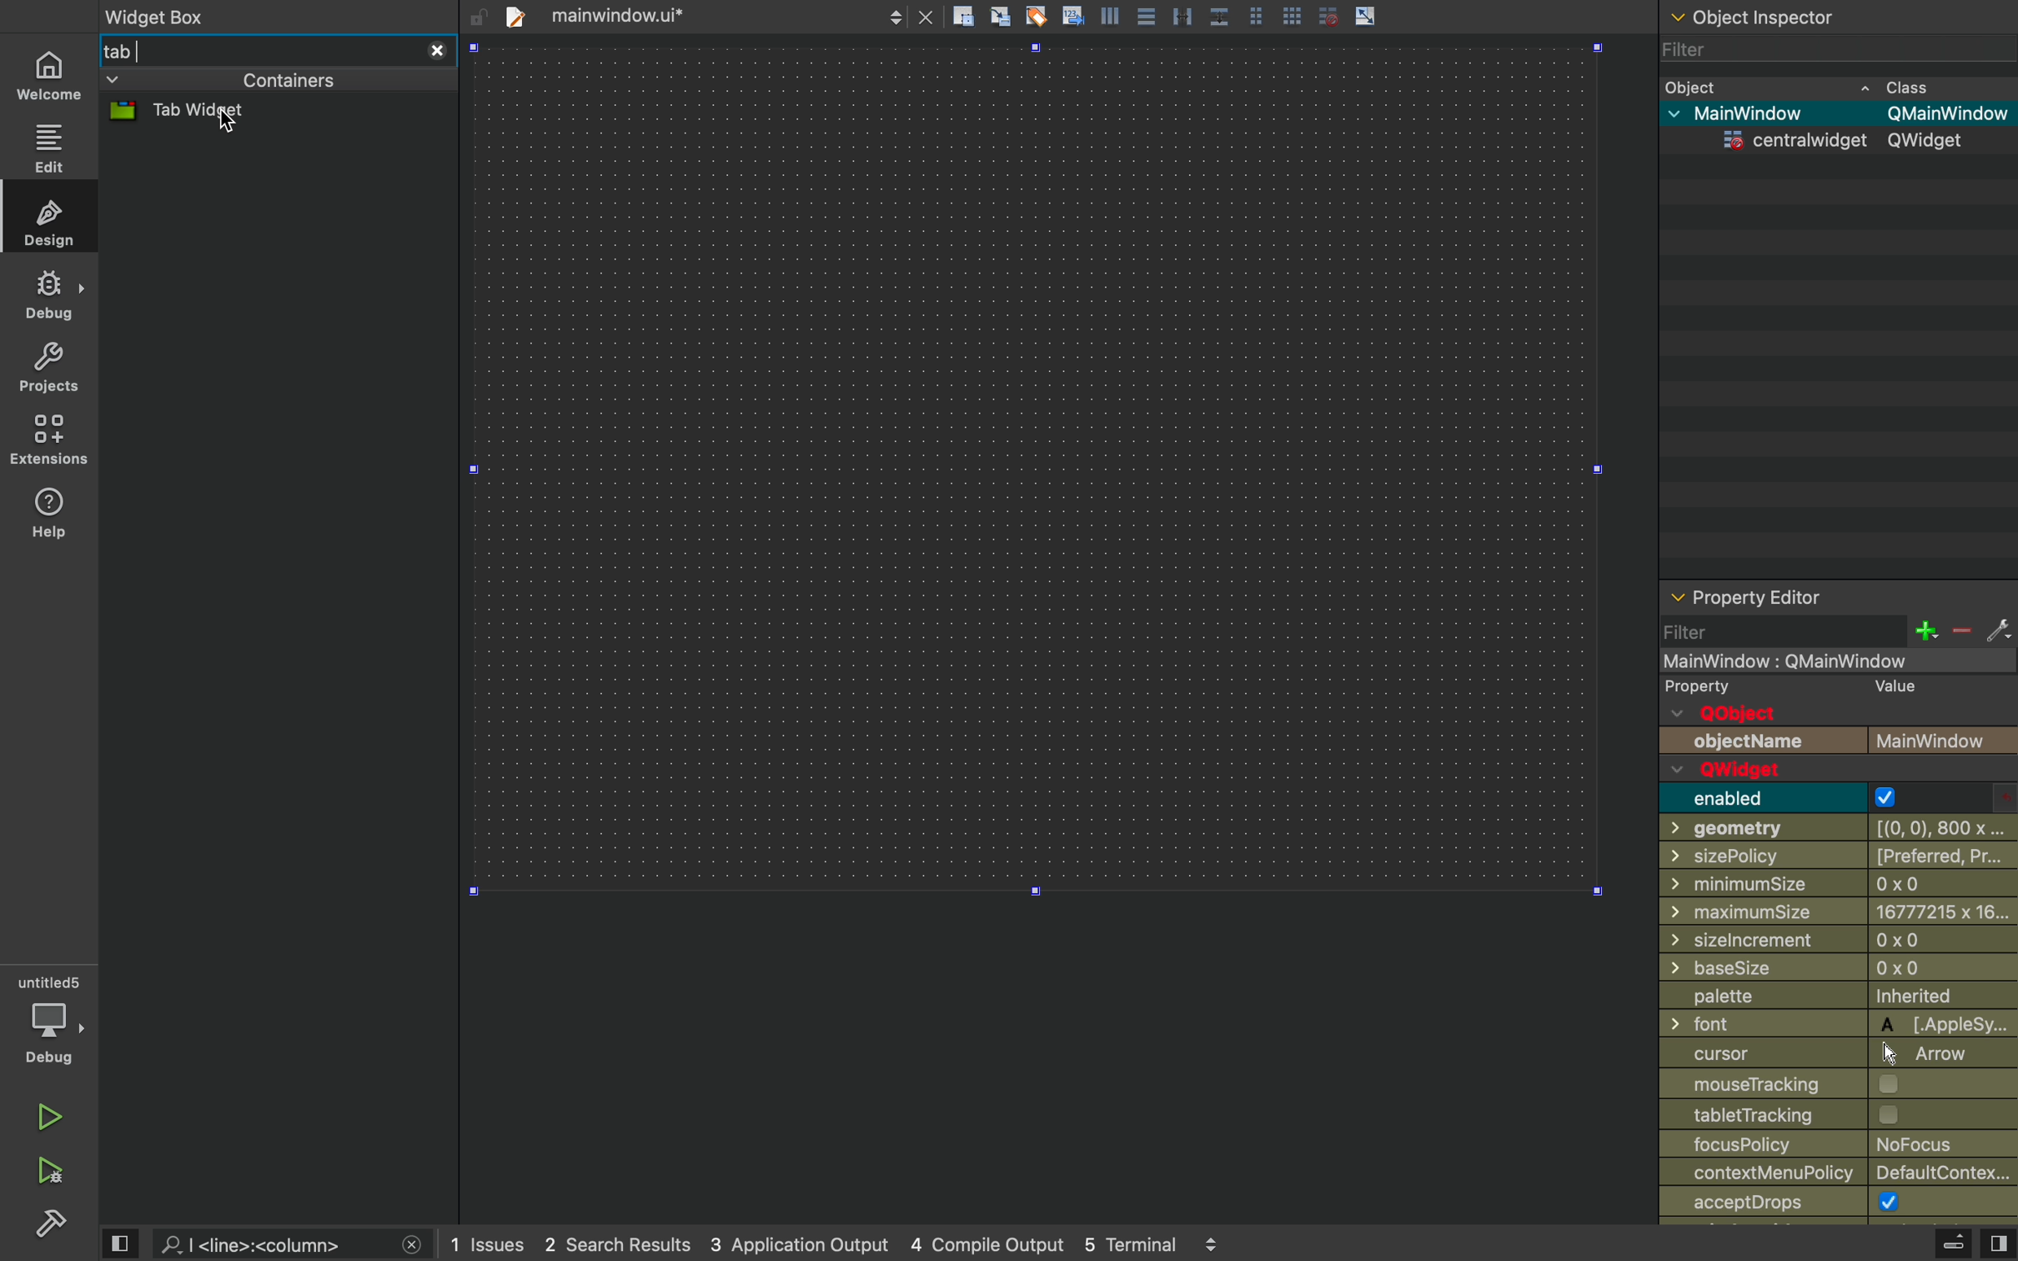 The height and width of the screenshot is (1261, 2018). Describe the element at coordinates (48, 1228) in the screenshot. I see `build` at that location.